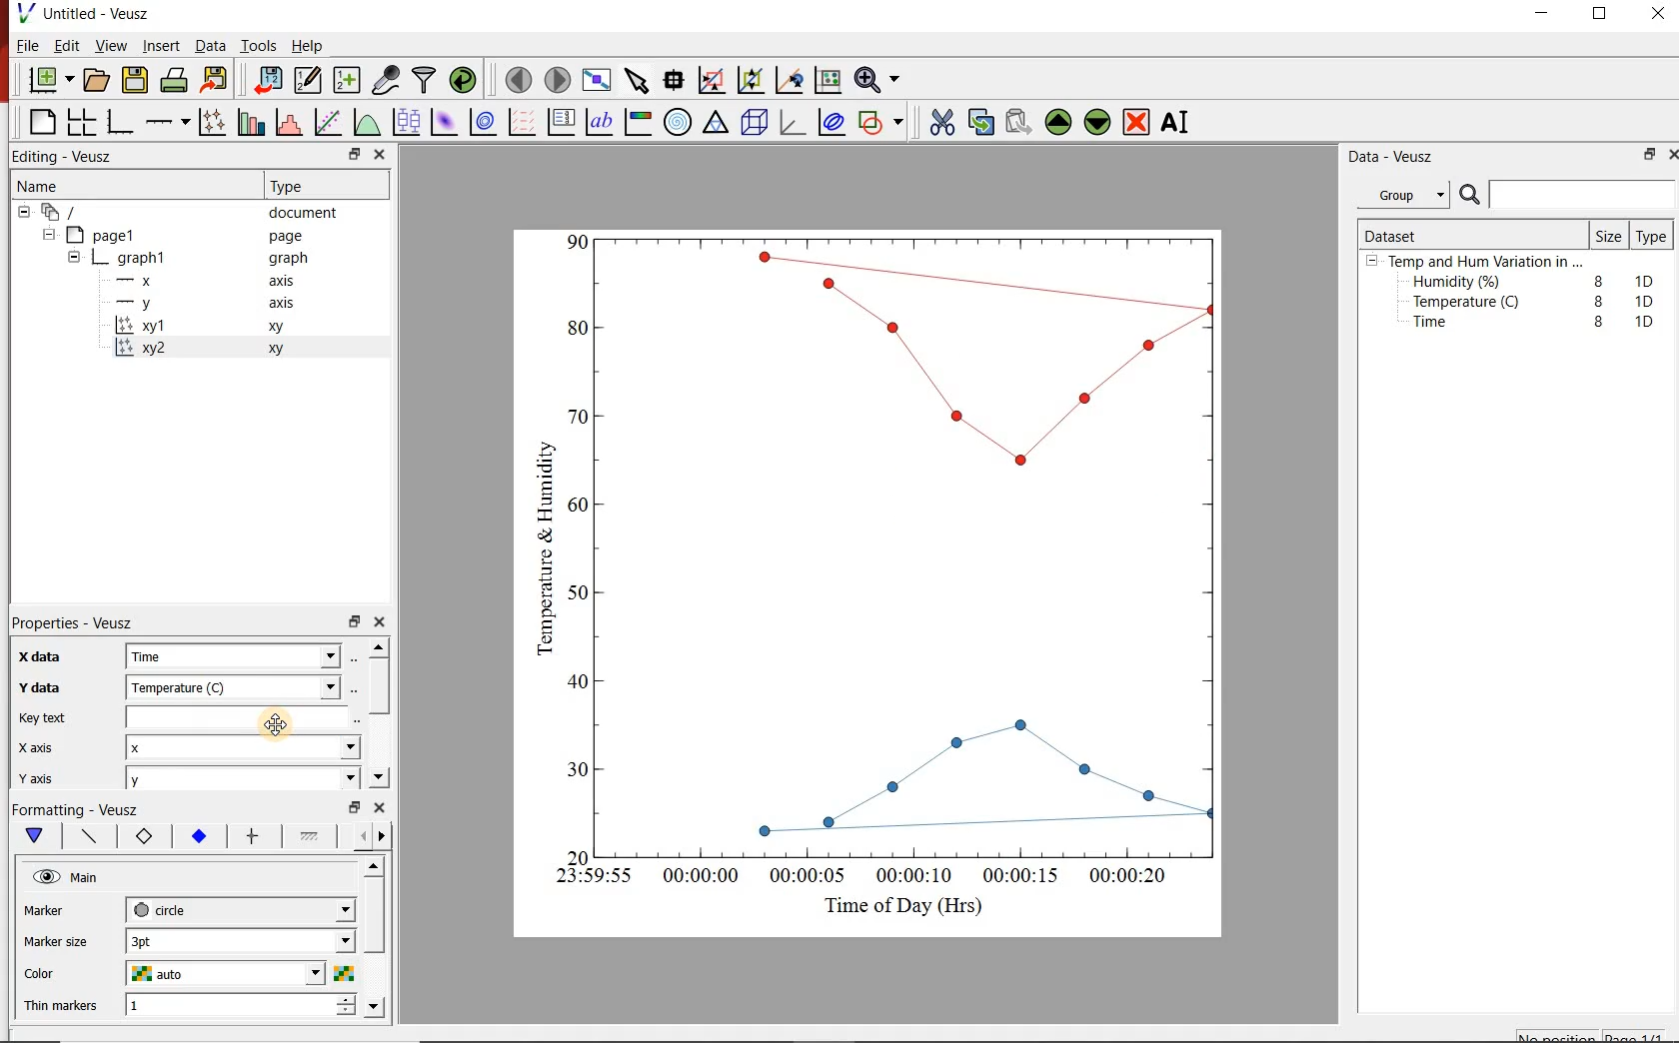 This screenshot has height=1043, width=1679. What do you see at coordinates (488, 123) in the screenshot?
I see `plot a 2d dataset as contours` at bounding box center [488, 123].